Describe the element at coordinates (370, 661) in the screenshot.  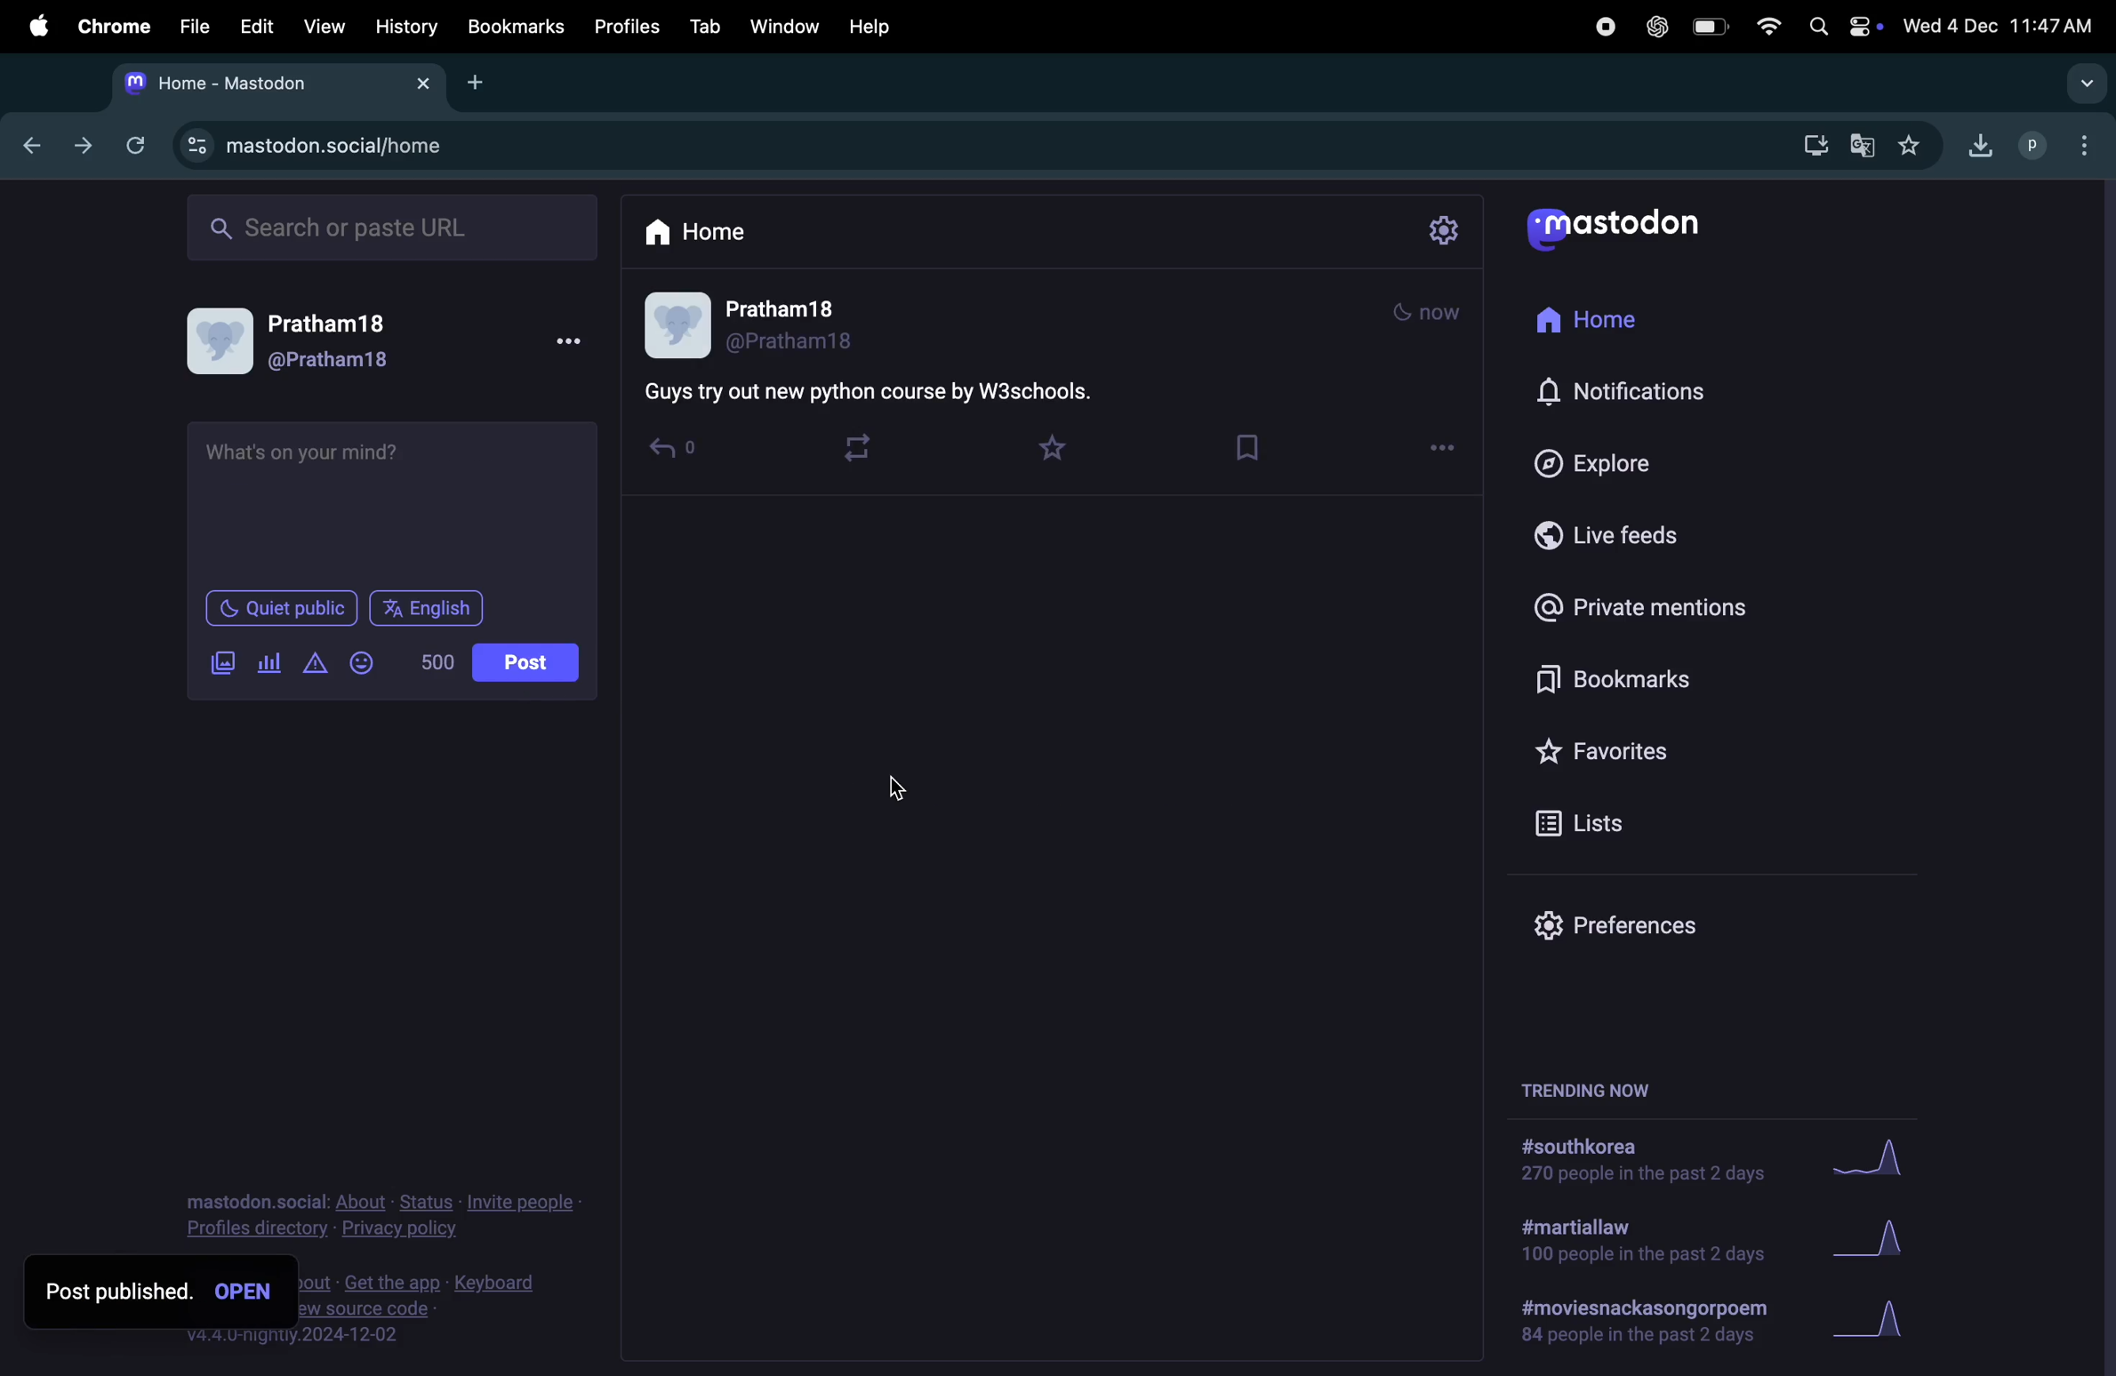
I see `emoji` at that location.